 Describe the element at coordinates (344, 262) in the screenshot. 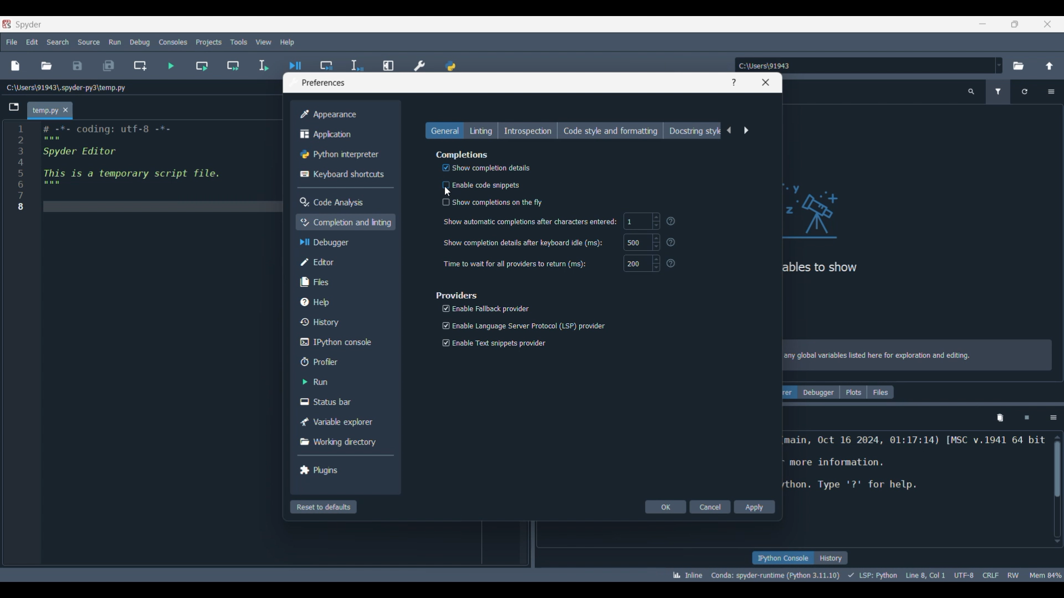

I see `Editor` at that location.